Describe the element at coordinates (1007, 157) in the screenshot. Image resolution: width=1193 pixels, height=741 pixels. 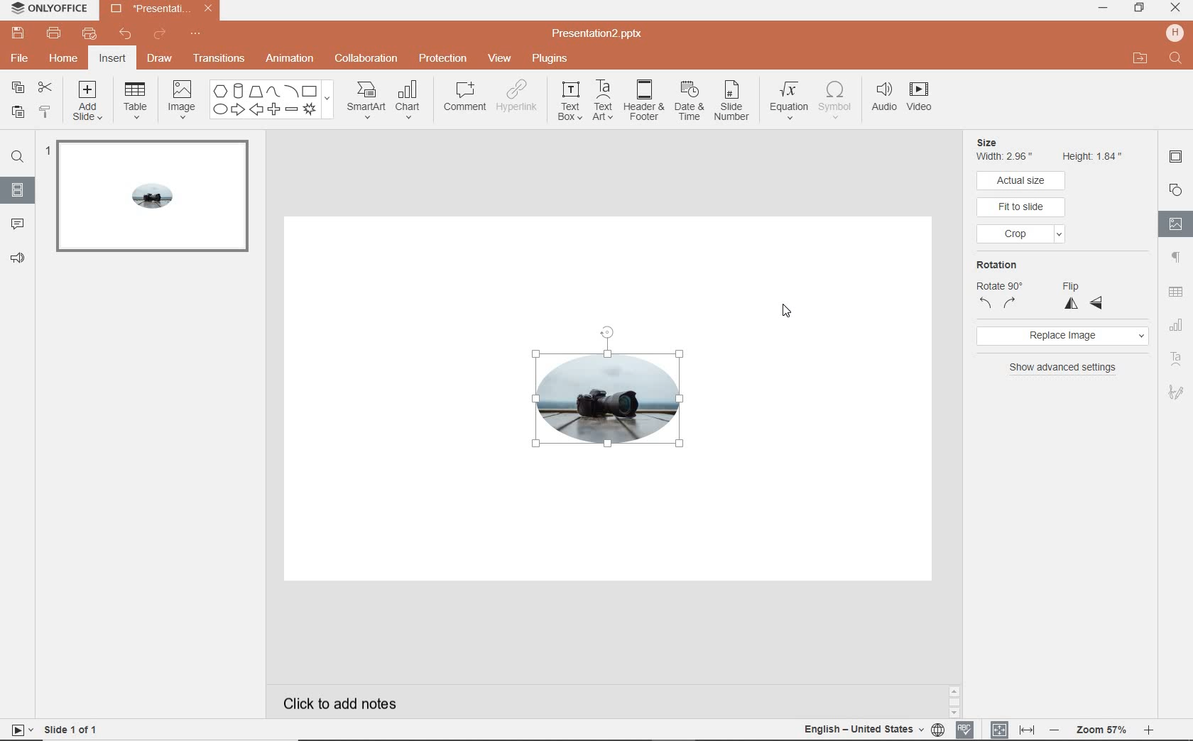
I see `Width 2.96"` at that location.